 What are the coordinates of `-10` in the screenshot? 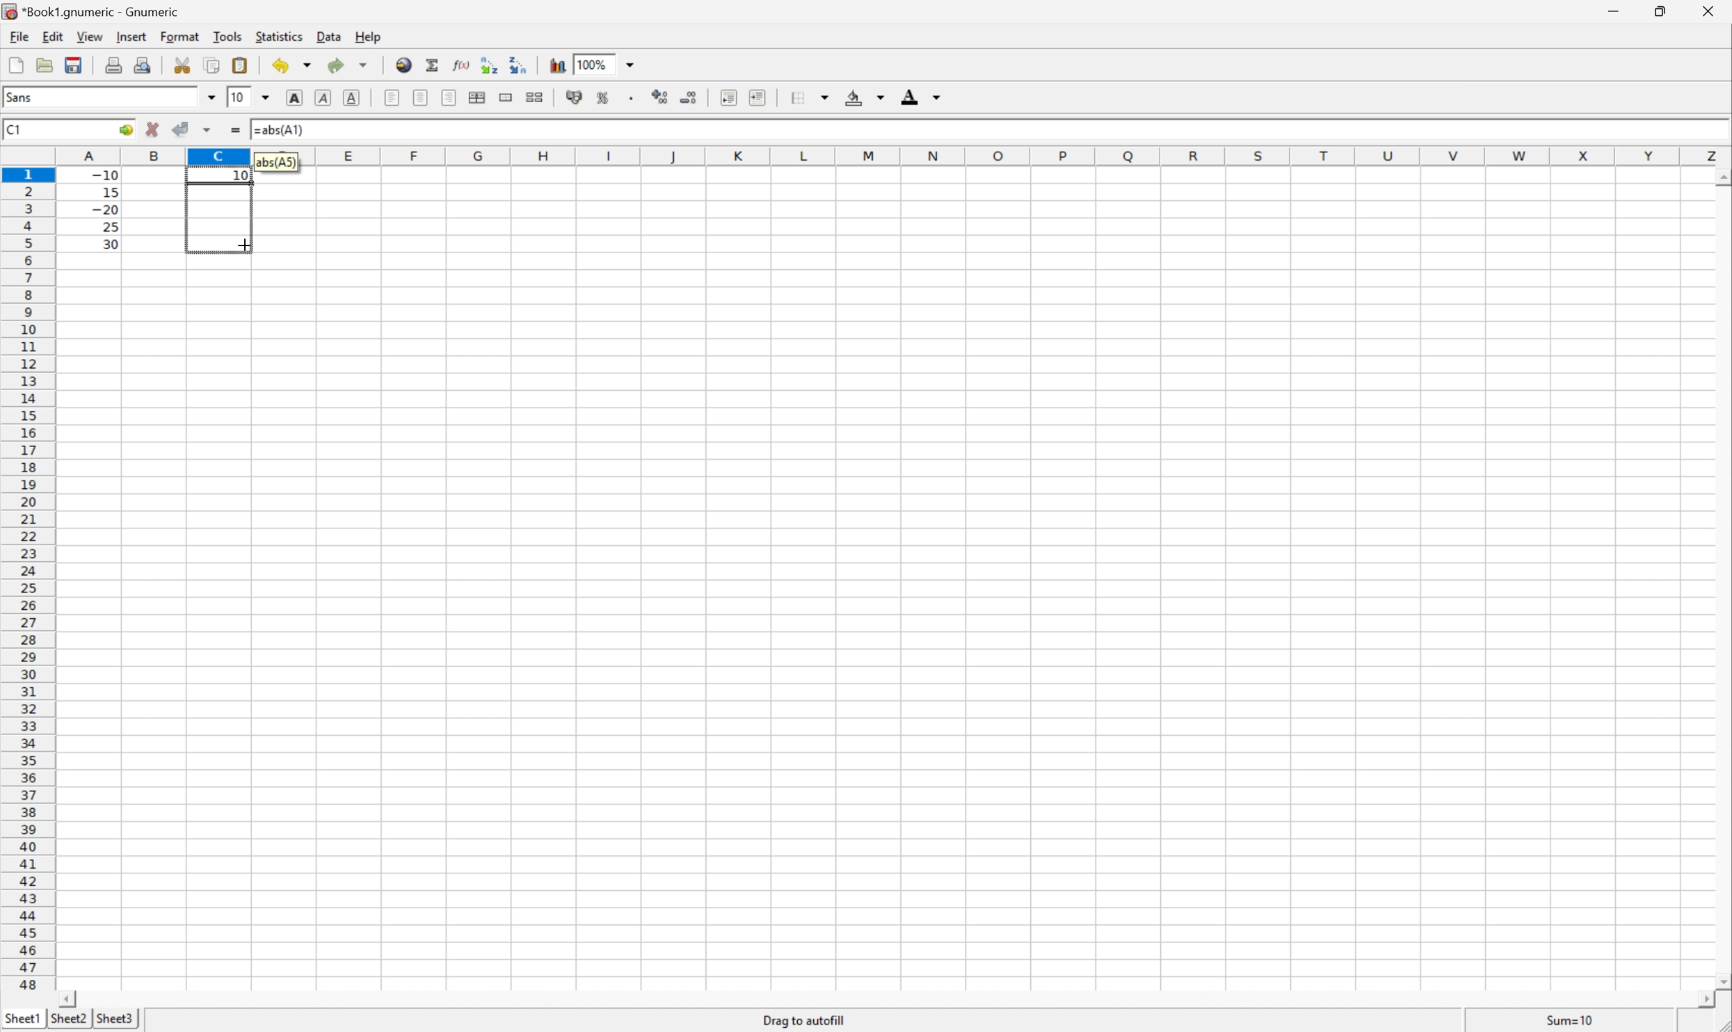 It's located at (105, 173).